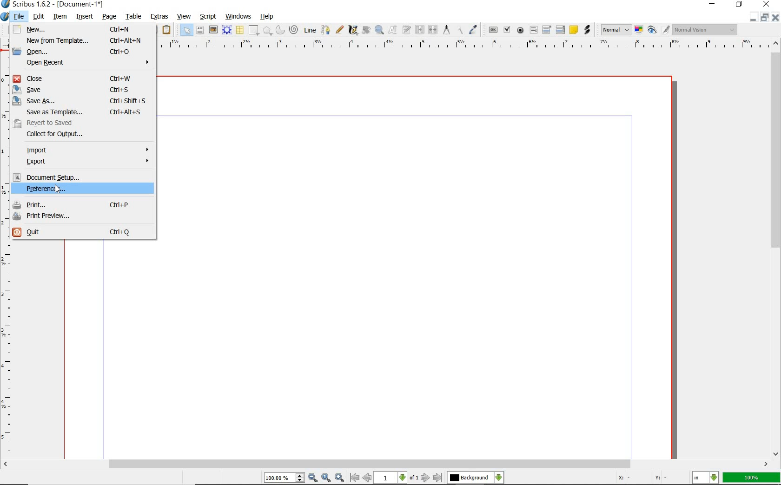 The height and width of the screenshot is (485, 781). What do you see at coordinates (765, 19) in the screenshot?
I see `restore` at bounding box center [765, 19].